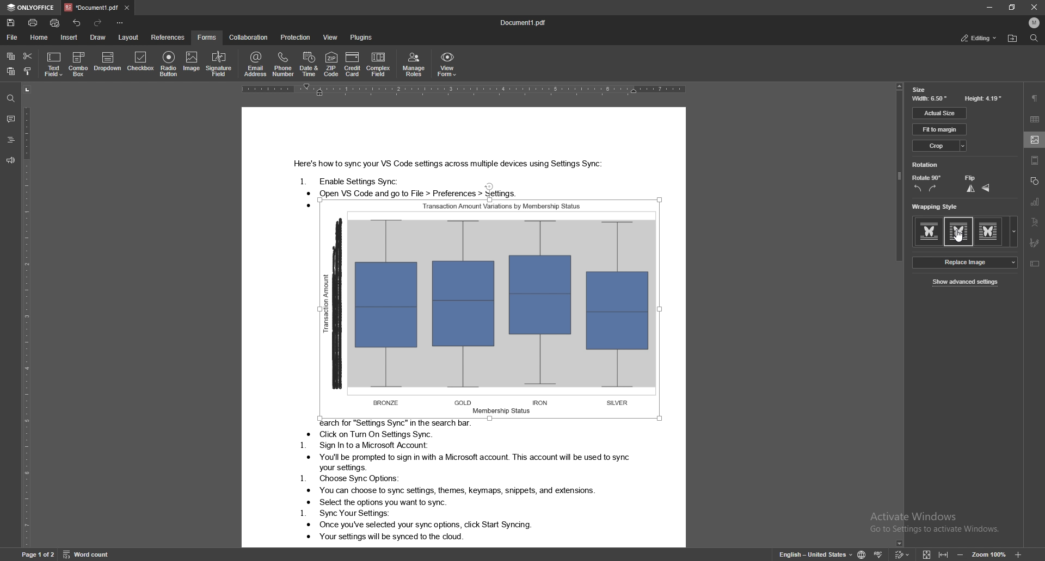 The image size is (1045, 561). I want to click on flop, so click(986, 189).